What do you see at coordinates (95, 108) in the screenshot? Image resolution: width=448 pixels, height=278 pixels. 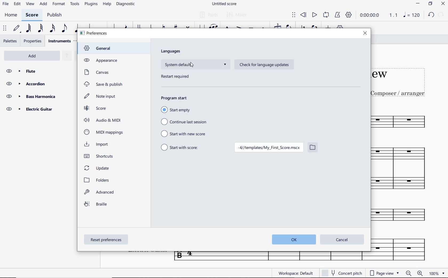 I see `score` at bounding box center [95, 108].